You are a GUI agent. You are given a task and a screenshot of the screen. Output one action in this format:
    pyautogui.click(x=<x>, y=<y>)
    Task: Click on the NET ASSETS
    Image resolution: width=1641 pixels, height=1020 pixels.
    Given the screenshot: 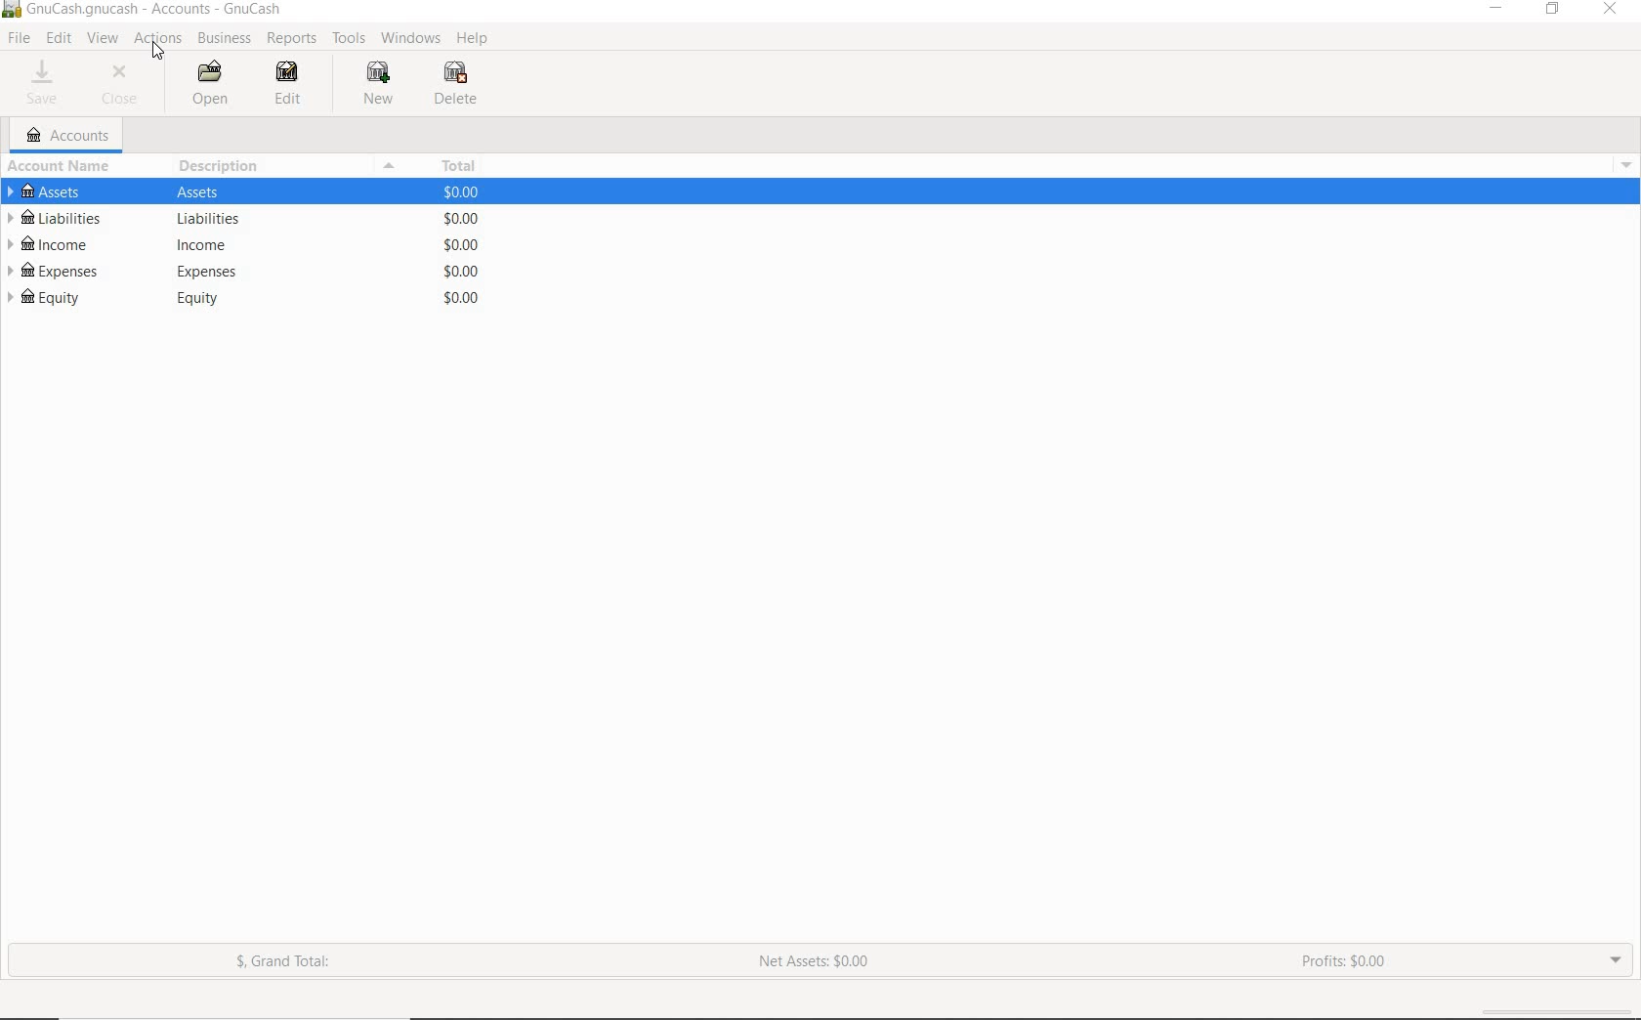 What is the action you would take?
    pyautogui.click(x=818, y=964)
    